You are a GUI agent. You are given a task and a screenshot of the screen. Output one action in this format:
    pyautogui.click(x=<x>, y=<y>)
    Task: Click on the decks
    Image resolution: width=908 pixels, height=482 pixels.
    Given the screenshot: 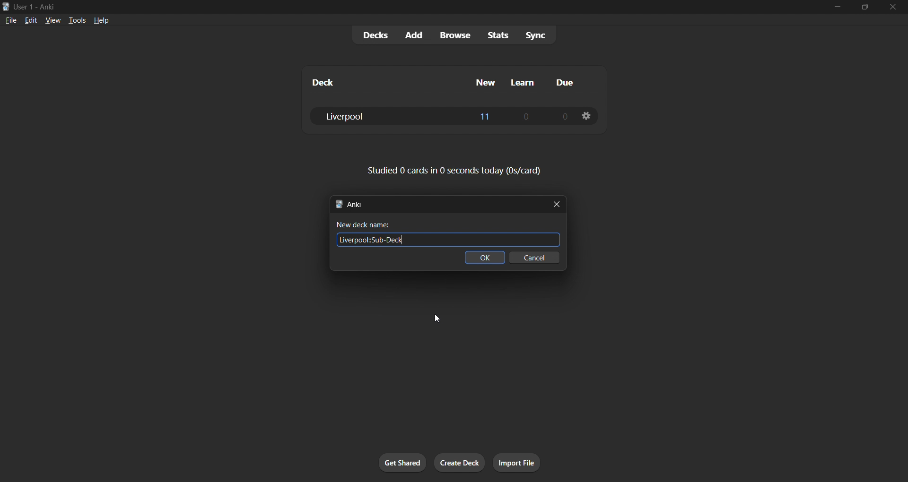 What is the action you would take?
    pyautogui.click(x=371, y=34)
    